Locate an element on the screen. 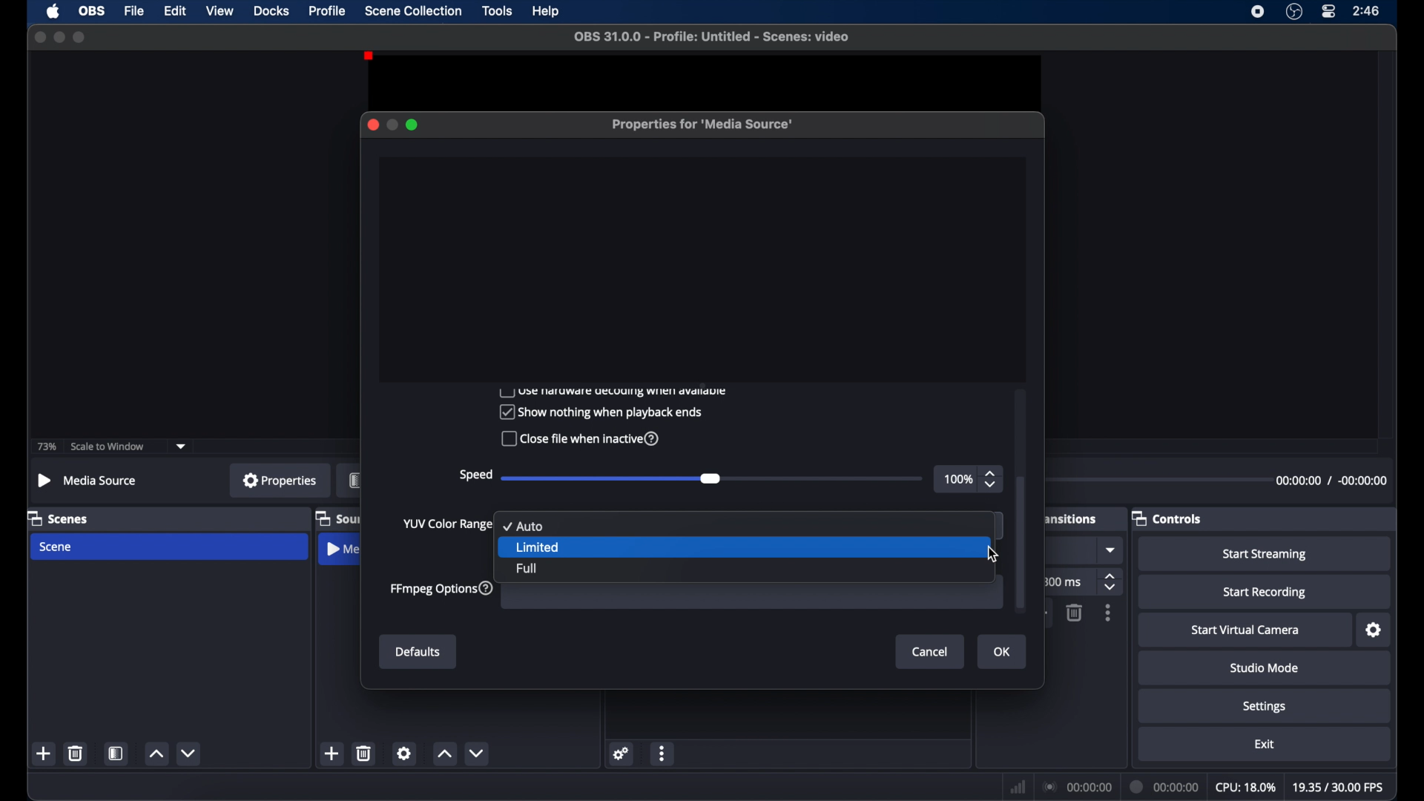 This screenshot has height=801, width=1424. delete is located at coordinates (76, 753).